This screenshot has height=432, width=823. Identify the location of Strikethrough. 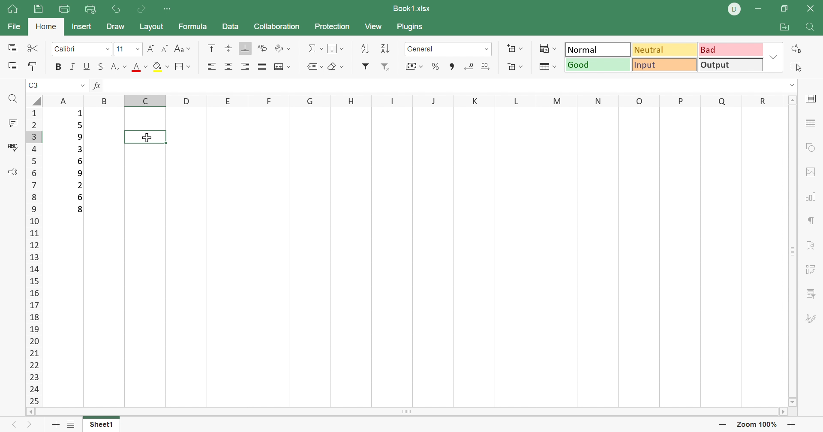
(100, 66).